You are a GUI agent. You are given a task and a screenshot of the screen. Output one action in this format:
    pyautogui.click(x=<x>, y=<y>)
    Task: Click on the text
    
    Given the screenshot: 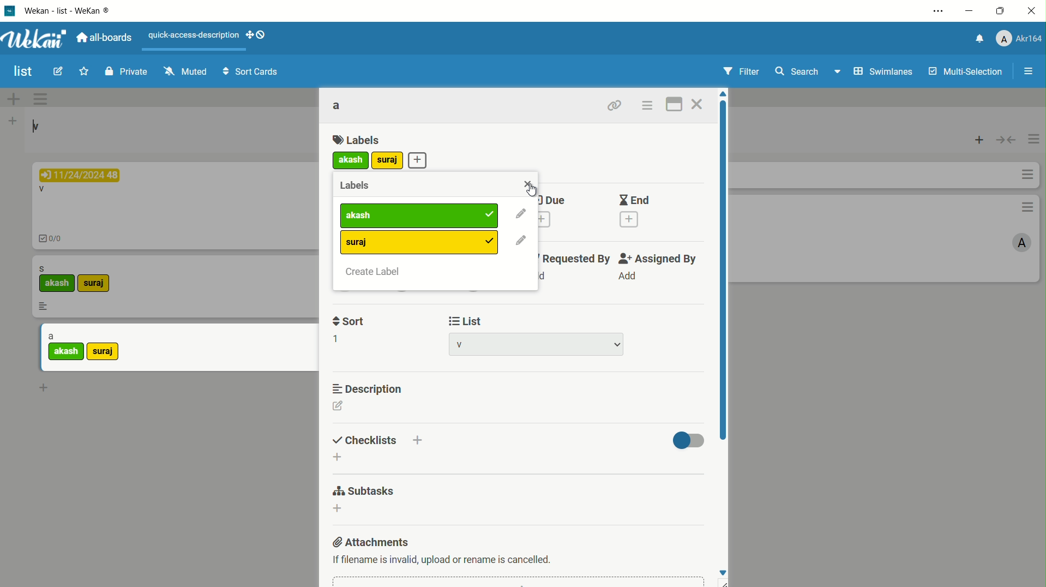 What is the action you would take?
    pyautogui.click(x=443, y=558)
    